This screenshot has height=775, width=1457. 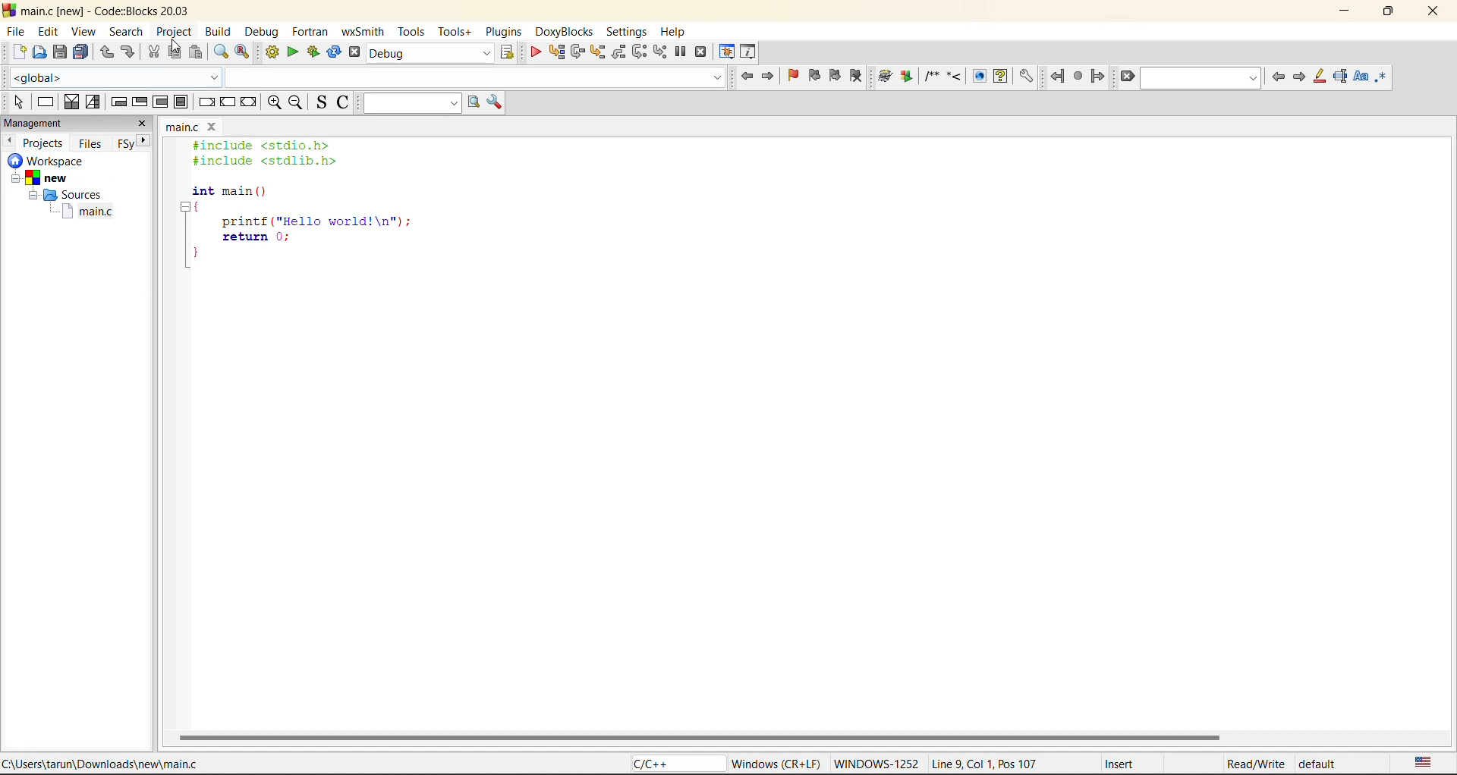 I want to click on save everything, so click(x=82, y=52).